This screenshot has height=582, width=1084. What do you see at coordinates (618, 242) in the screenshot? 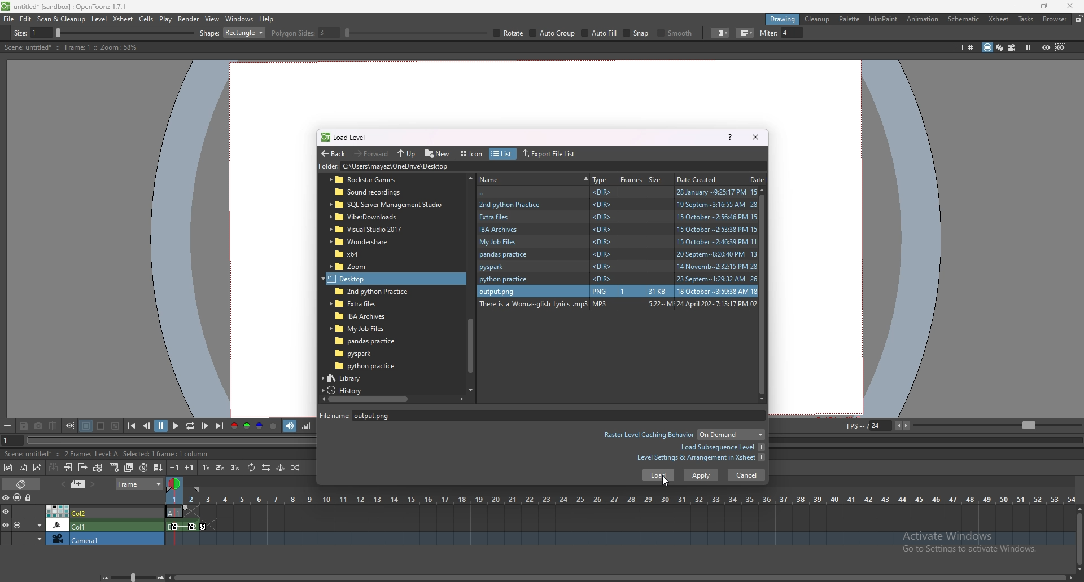
I see `folder` at bounding box center [618, 242].